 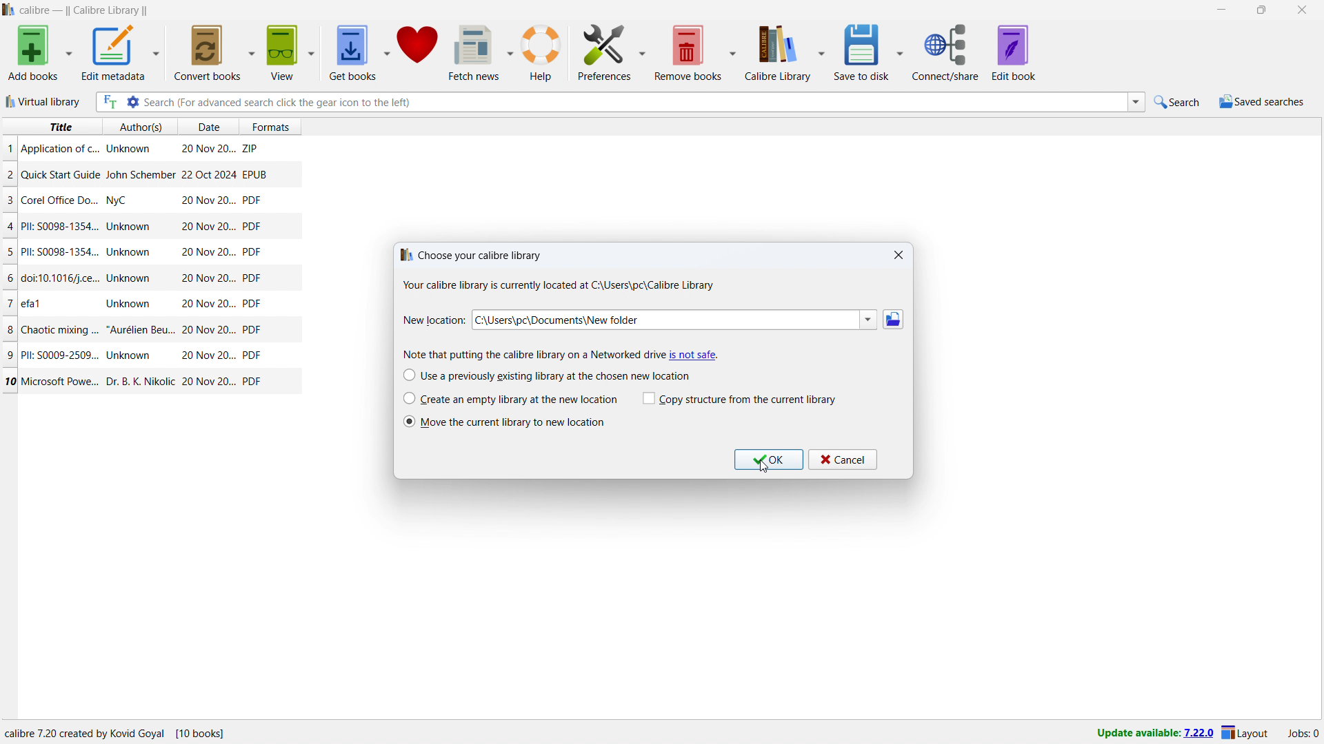 I want to click on 5, so click(x=10, y=253).